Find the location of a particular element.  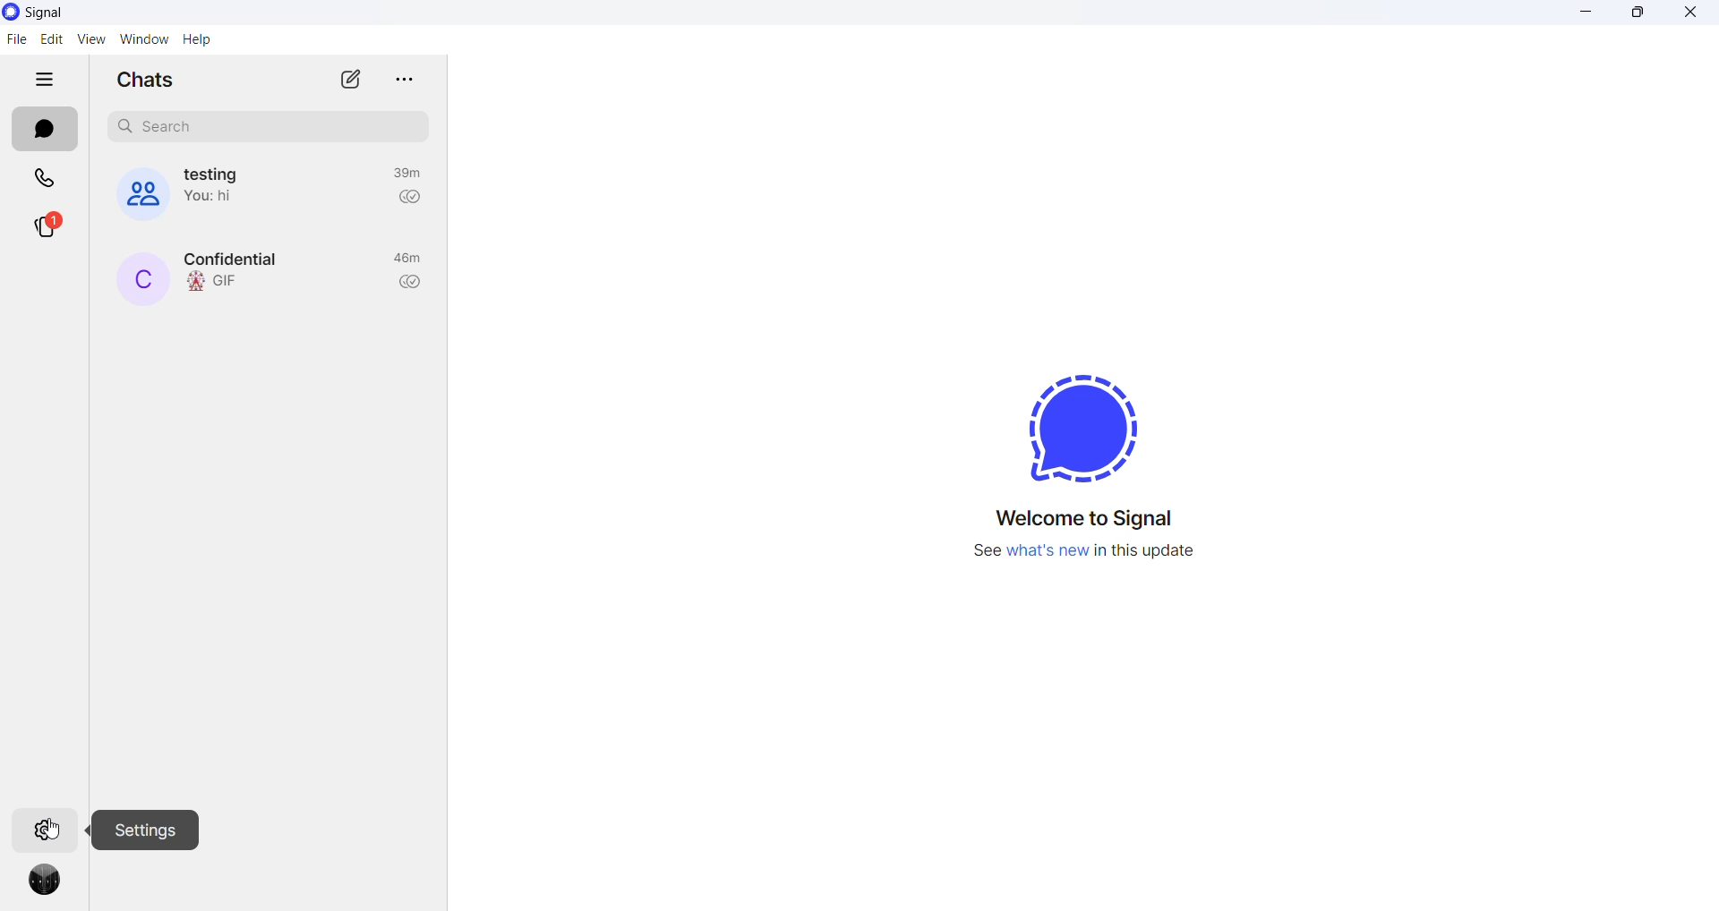

minimize is located at coordinates (1578, 13).